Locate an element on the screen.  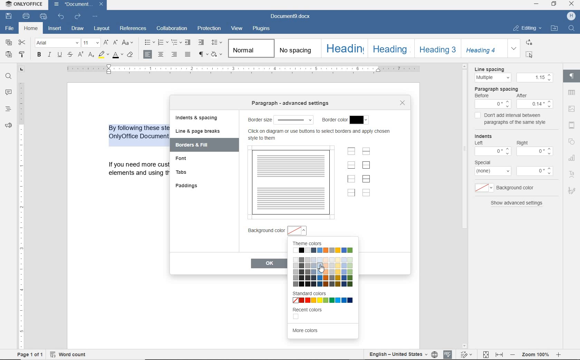
set no borders is located at coordinates (367, 193).